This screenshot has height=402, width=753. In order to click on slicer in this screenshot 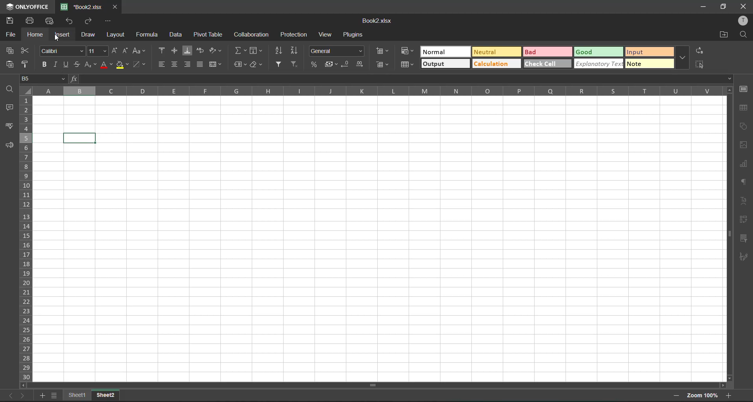, I will do `click(744, 239)`.